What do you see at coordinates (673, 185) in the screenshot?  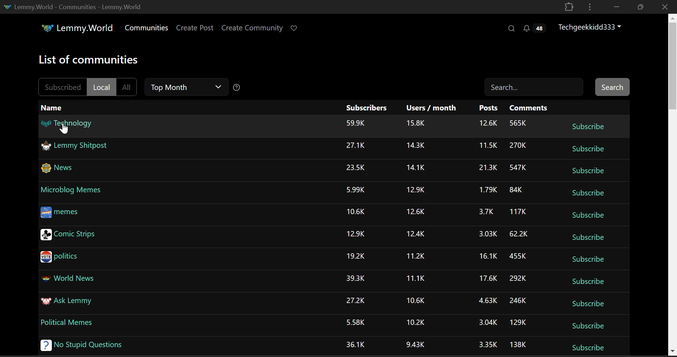 I see `Vertical Scroll Bar` at bounding box center [673, 185].